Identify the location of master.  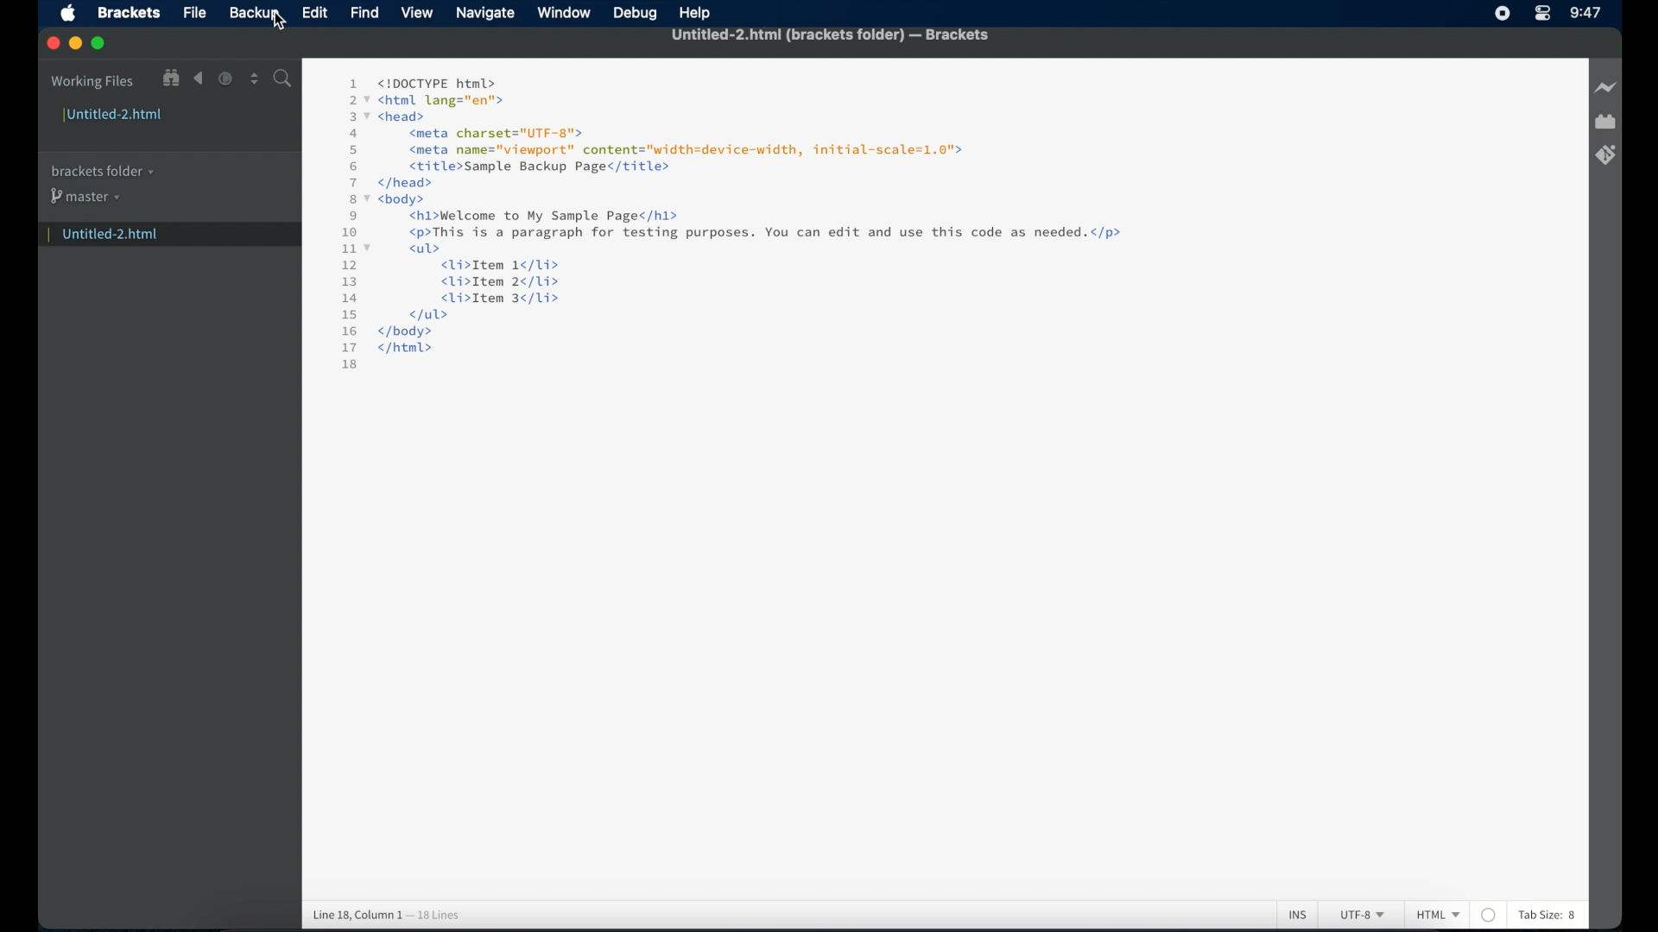
(88, 200).